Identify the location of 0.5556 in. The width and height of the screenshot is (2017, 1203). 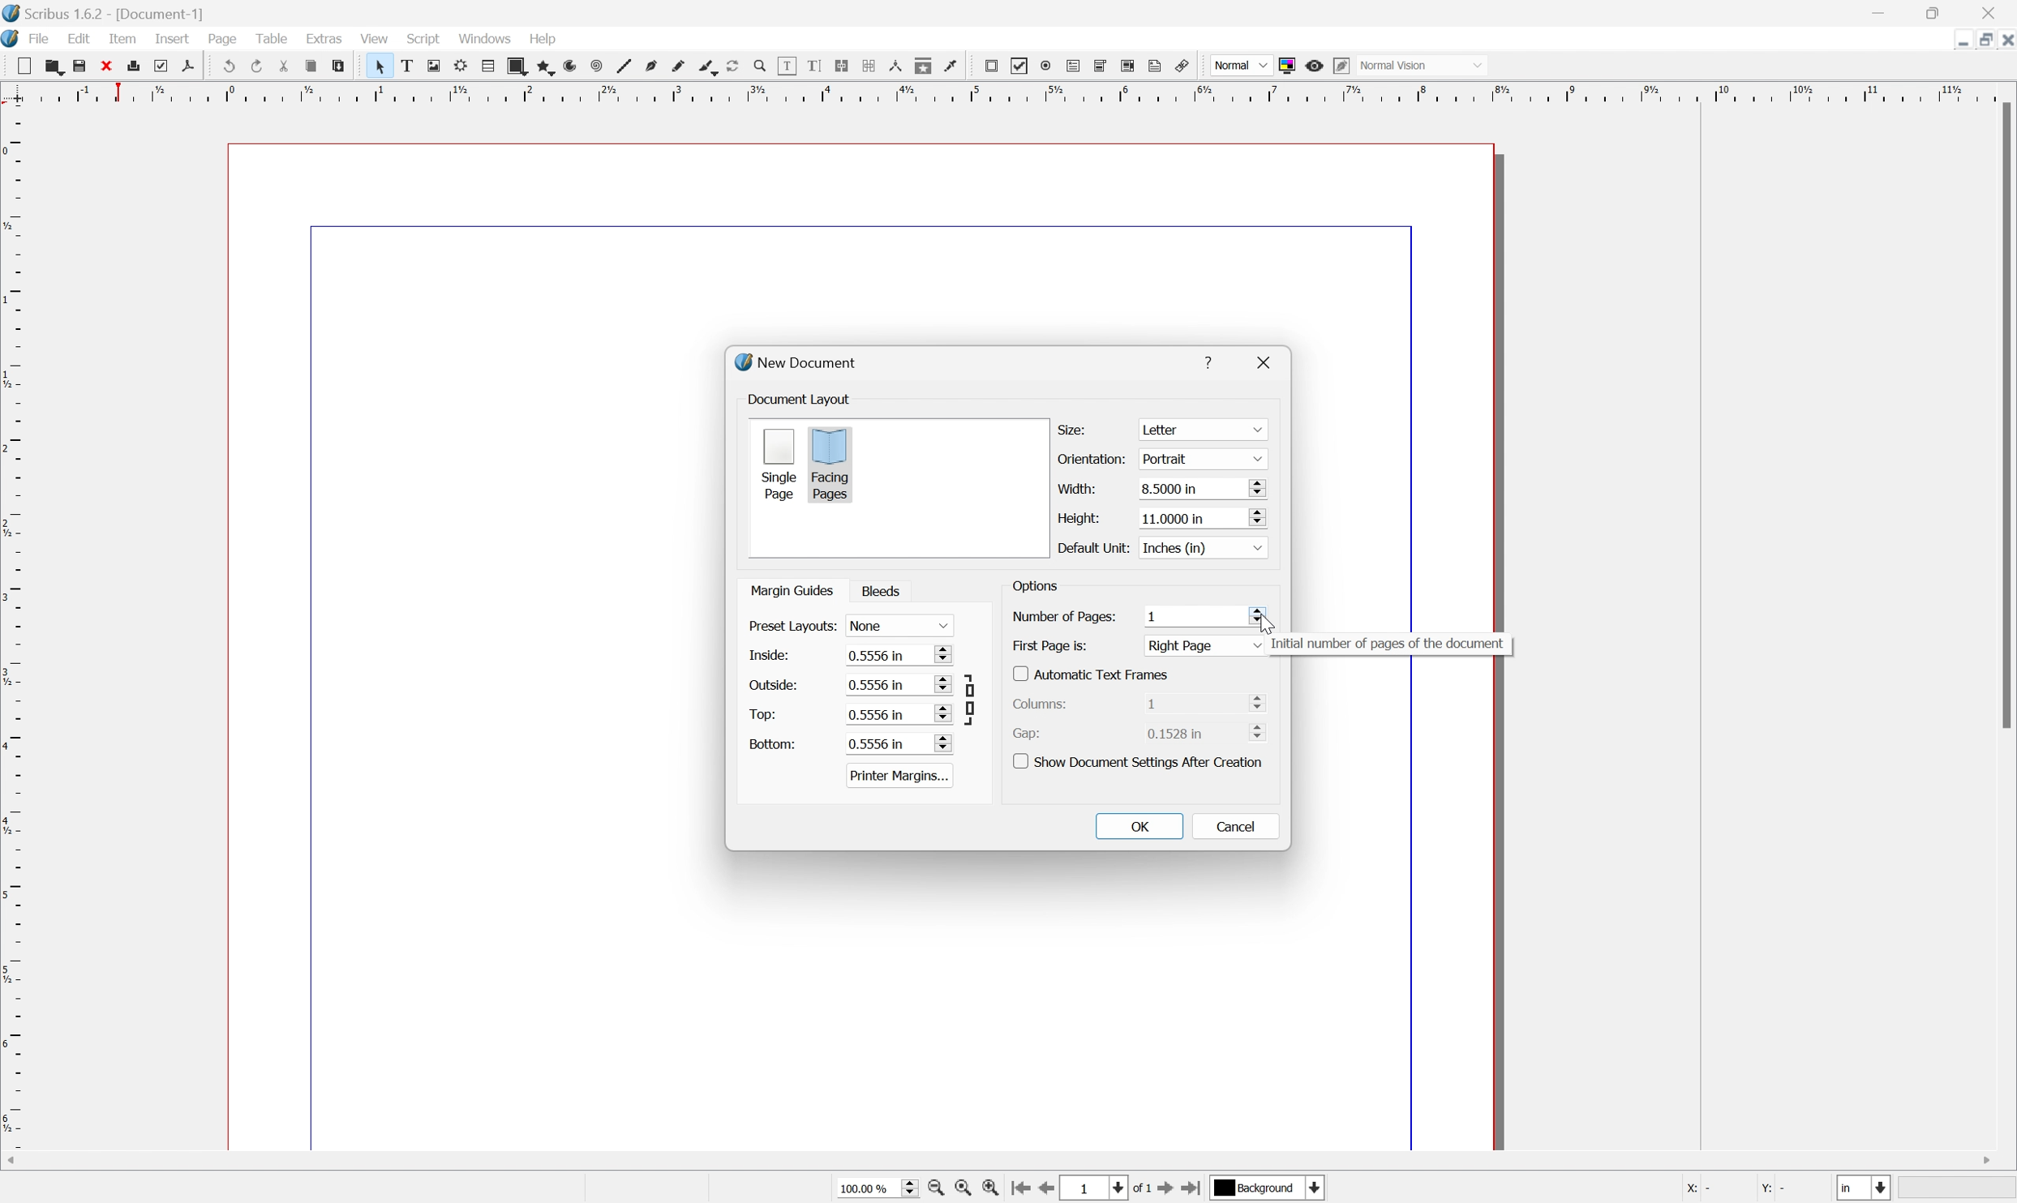
(899, 656).